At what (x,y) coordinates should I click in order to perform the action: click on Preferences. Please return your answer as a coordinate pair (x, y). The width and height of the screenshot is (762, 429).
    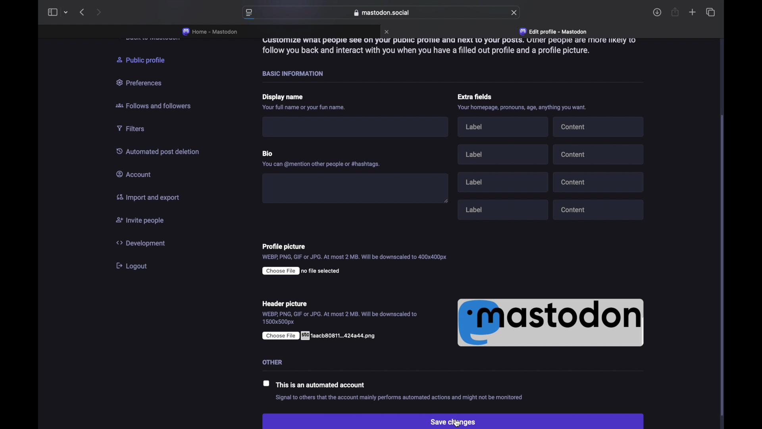
    Looking at the image, I should click on (144, 83).